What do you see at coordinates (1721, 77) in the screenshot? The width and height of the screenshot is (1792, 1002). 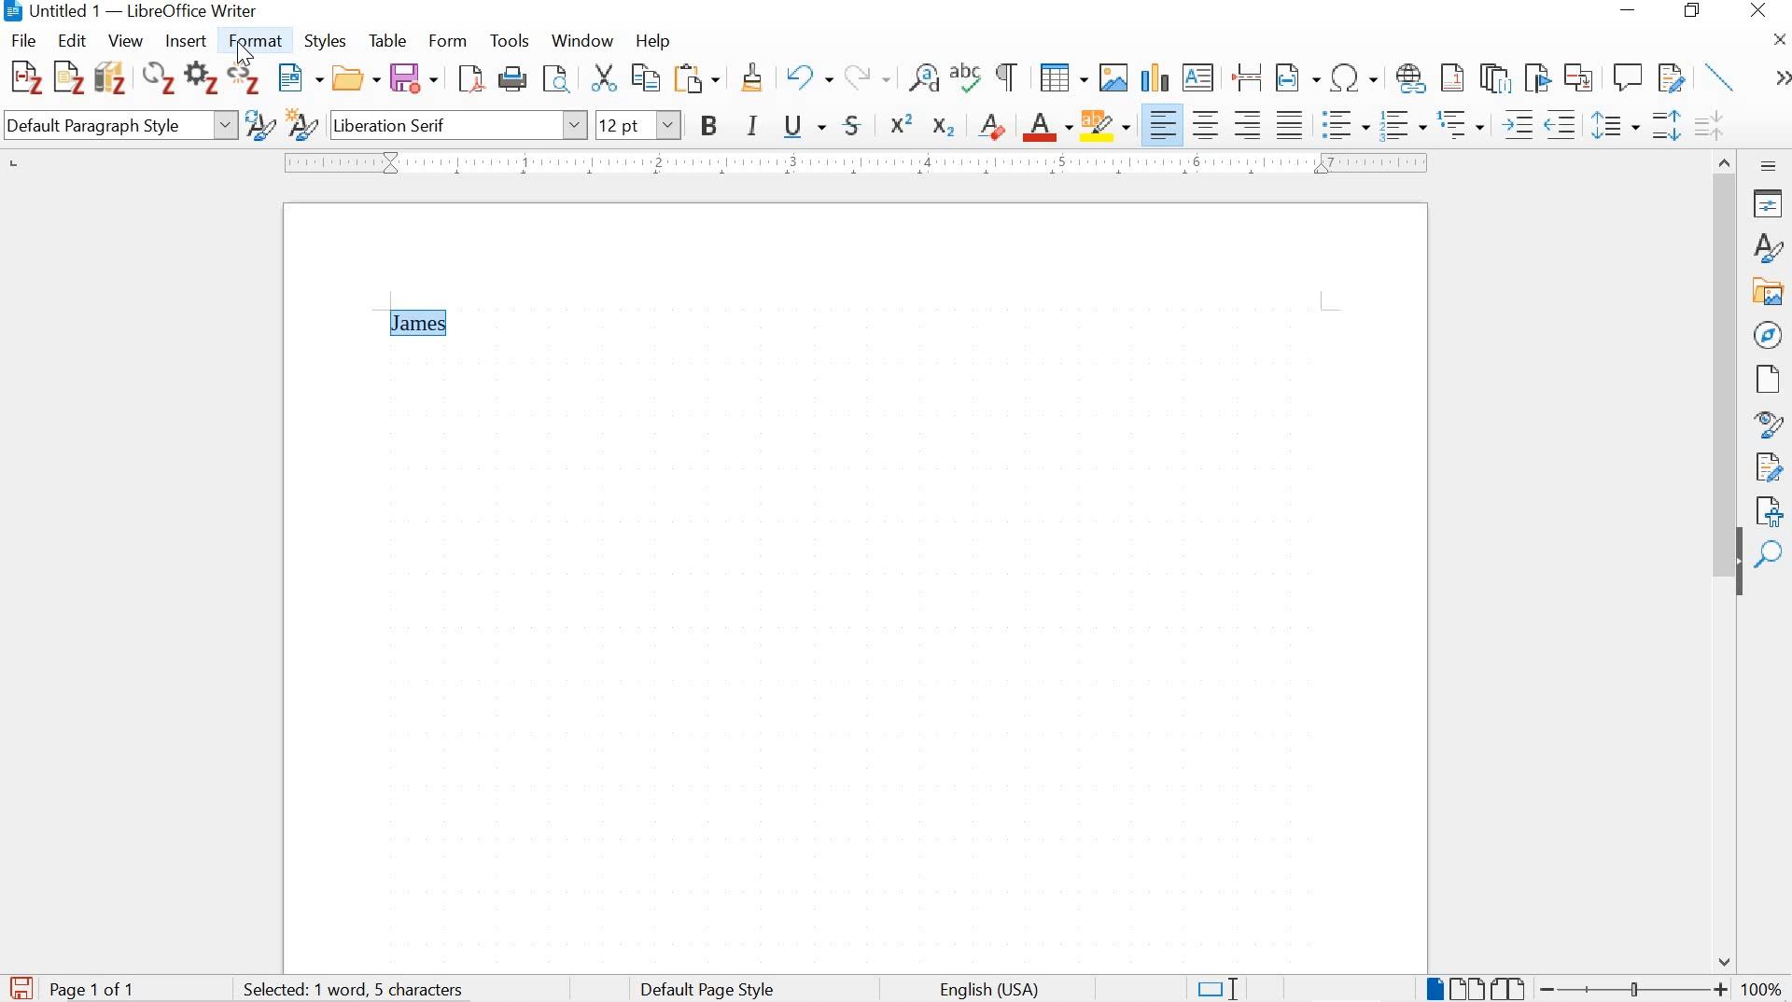 I see `insert line` at bounding box center [1721, 77].